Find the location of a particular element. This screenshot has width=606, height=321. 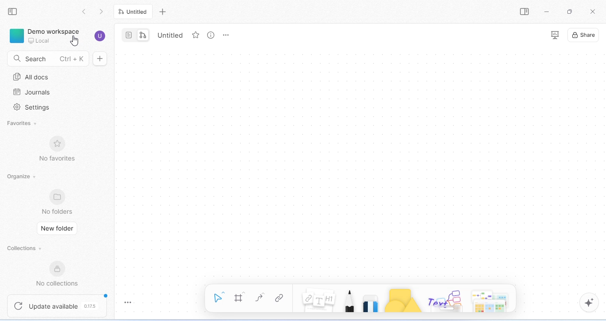

untitled is located at coordinates (135, 12).